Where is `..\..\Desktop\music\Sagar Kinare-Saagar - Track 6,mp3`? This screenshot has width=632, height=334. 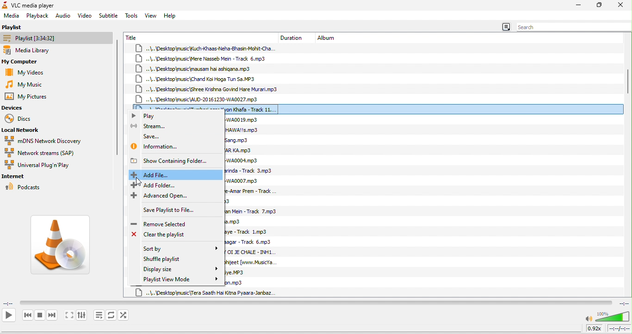
..\..\Desktop\music\Sagar Kinare-Saagar - Track 6,mp3 is located at coordinates (252, 242).